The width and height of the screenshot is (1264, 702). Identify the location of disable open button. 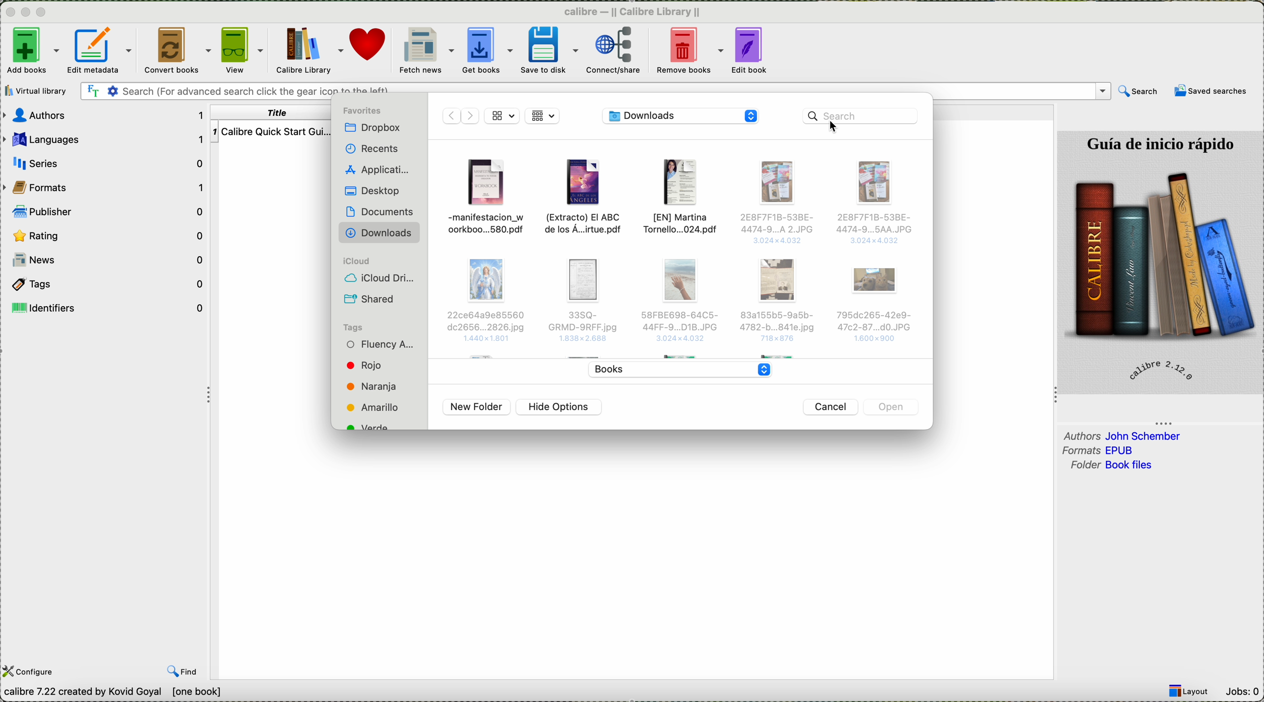
(890, 408).